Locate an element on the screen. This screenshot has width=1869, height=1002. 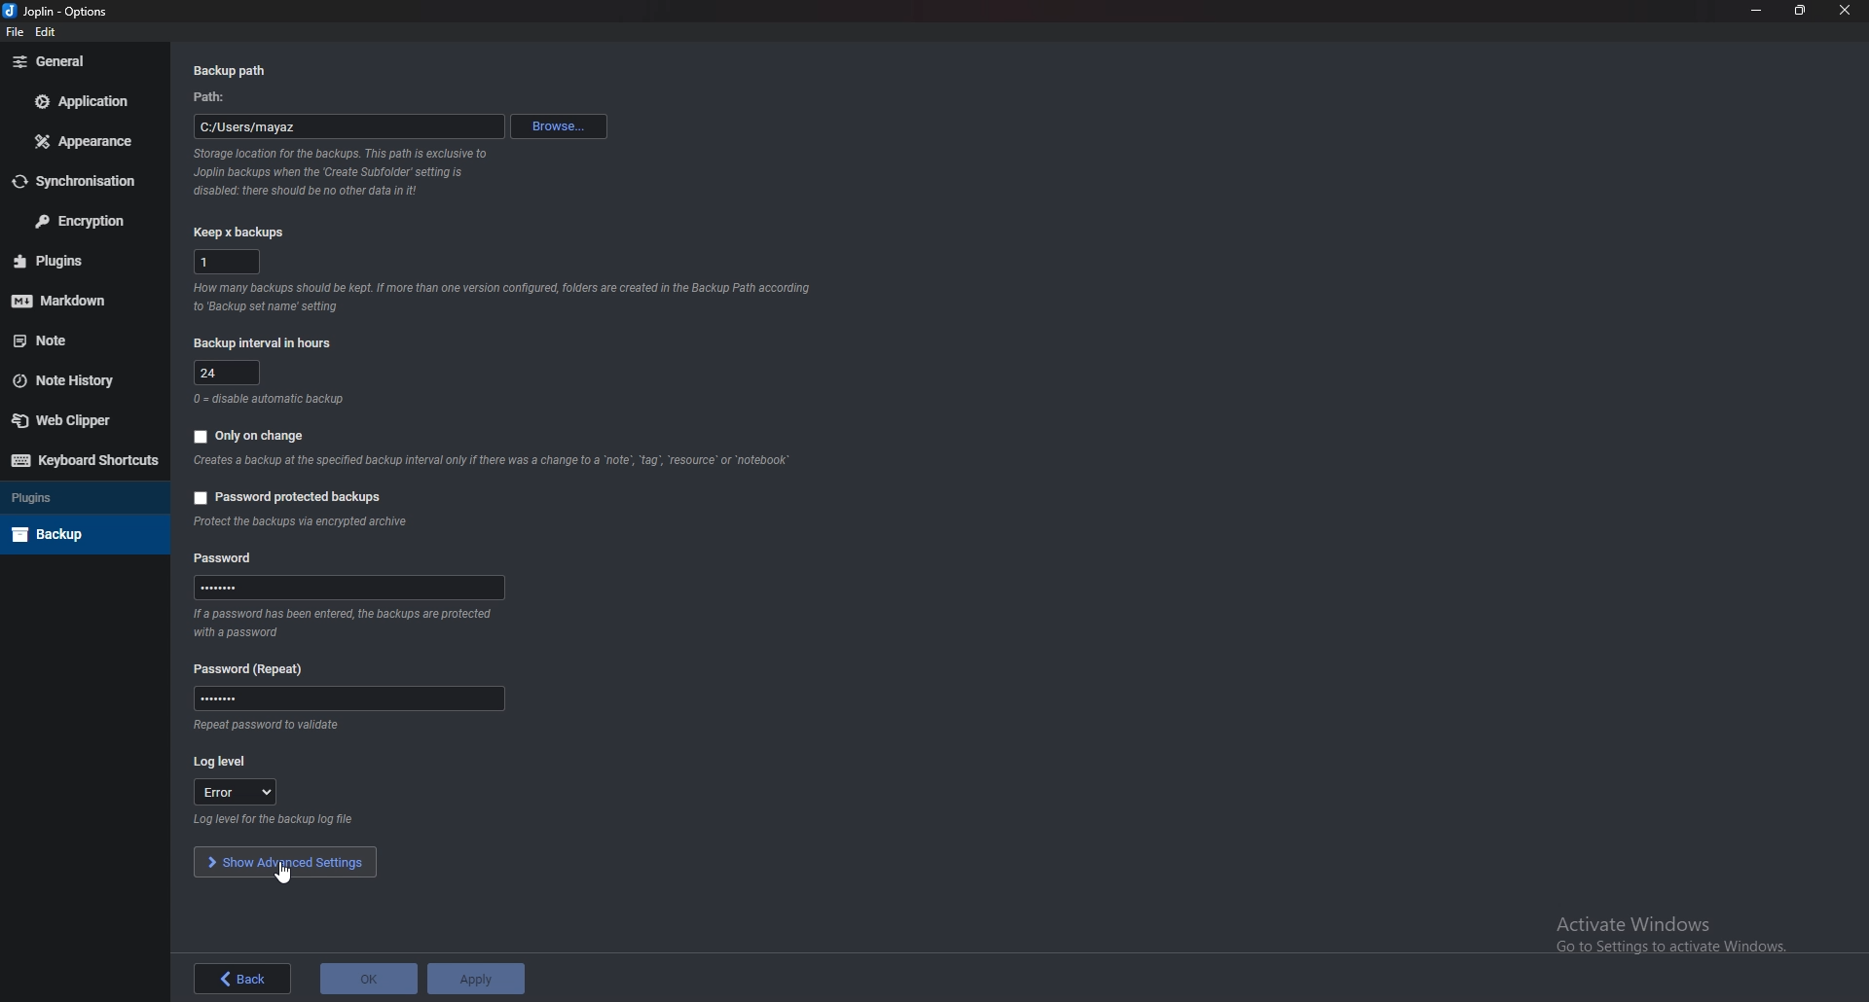
Info is located at coordinates (271, 399).